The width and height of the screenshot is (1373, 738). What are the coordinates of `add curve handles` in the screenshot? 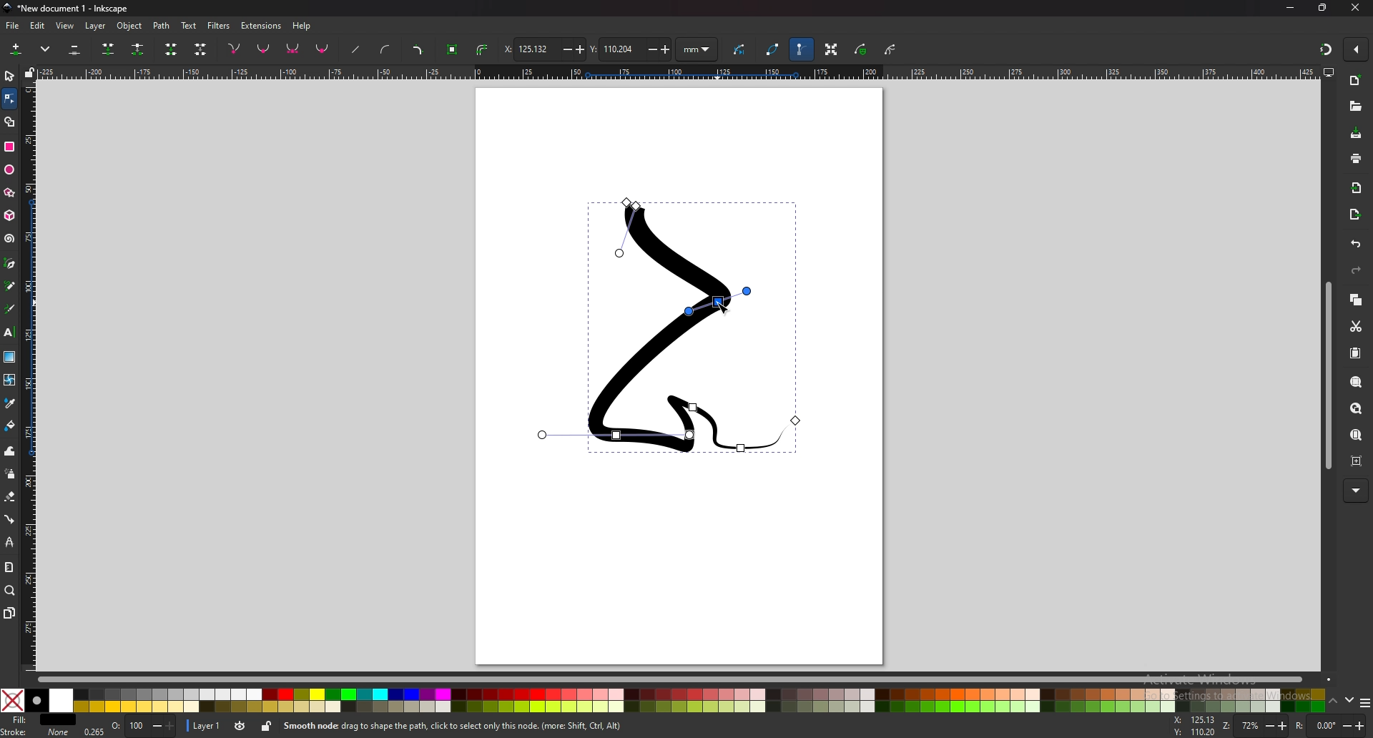 It's located at (385, 49).